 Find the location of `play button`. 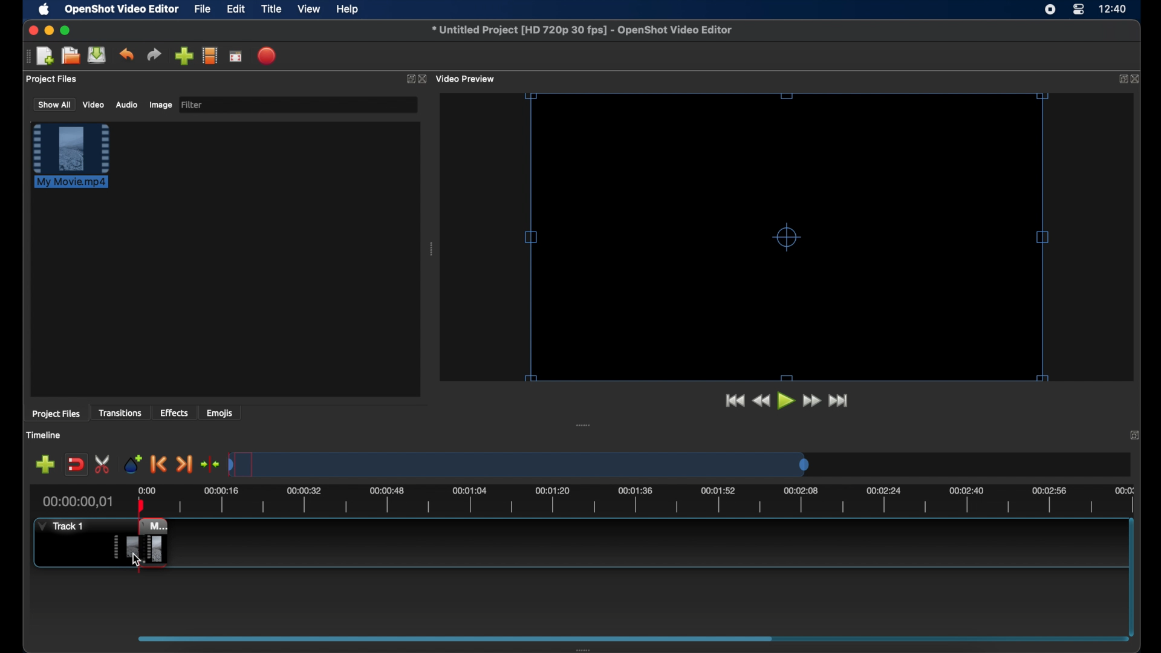

play button is located at coordinates (787, 401).